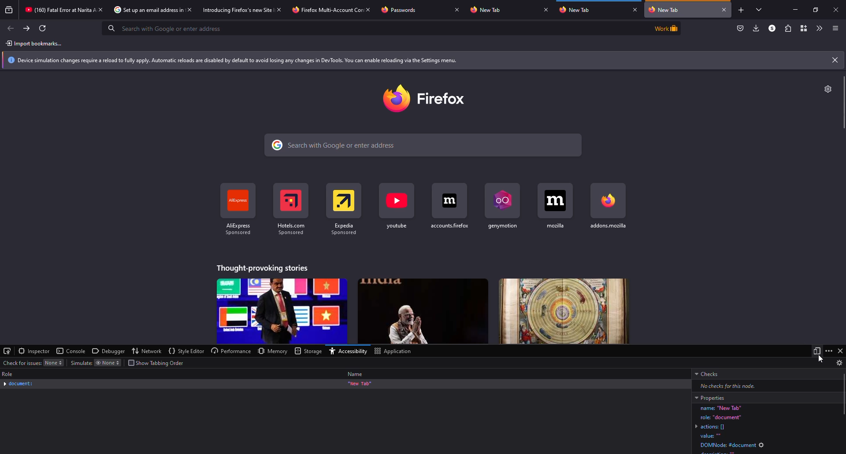 The height and width of the screenshot is (454, 846). I want to click on refresh, so click(43, 28).